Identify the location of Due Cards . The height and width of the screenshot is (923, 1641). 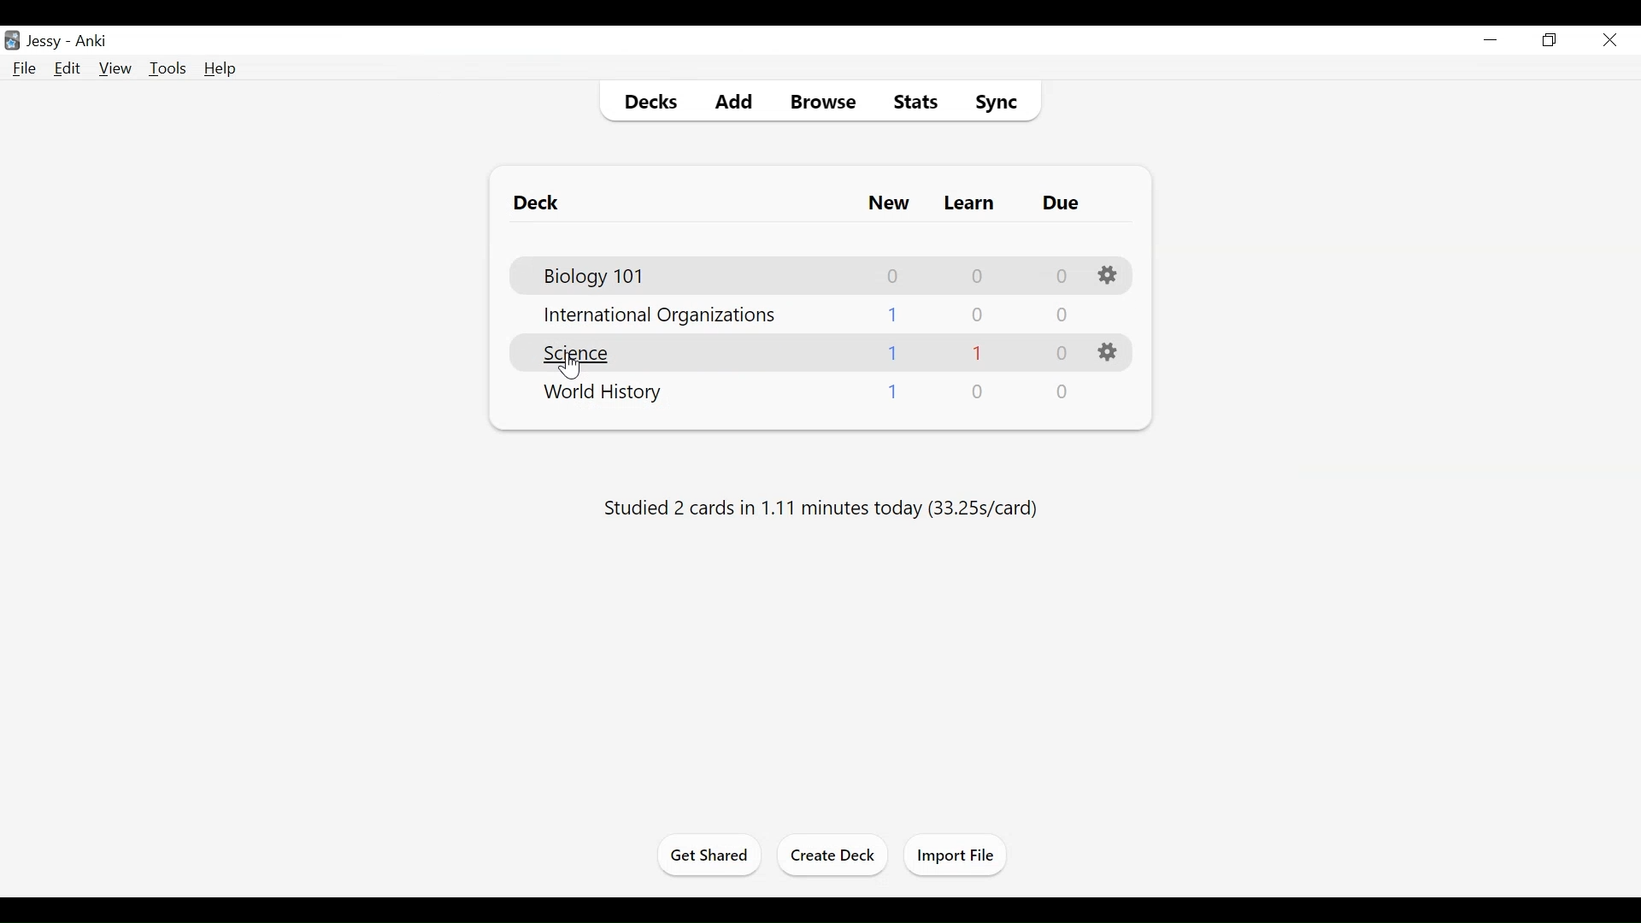
(1063, 203).